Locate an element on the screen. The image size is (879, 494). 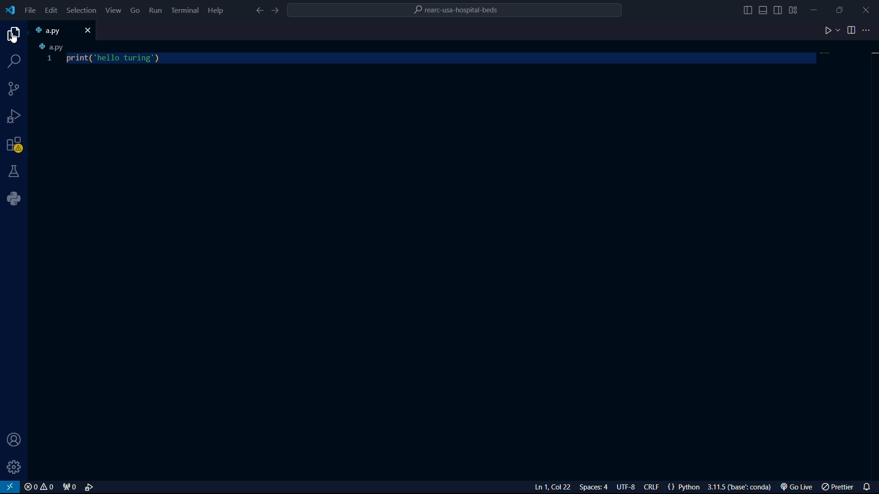
language is located at coordinates (682, 487).